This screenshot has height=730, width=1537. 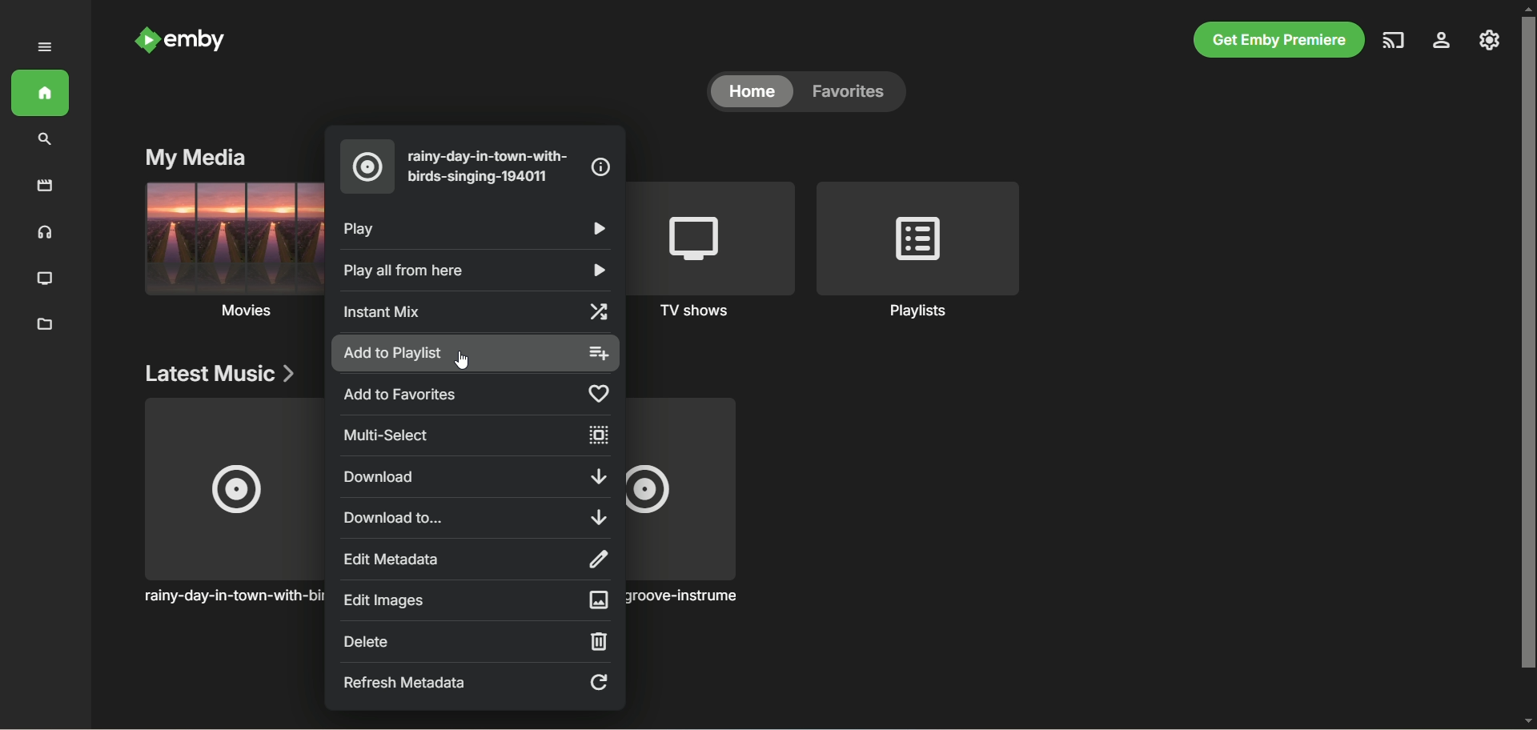 I want to click on refresh metadata, so click(x=473, y=684).